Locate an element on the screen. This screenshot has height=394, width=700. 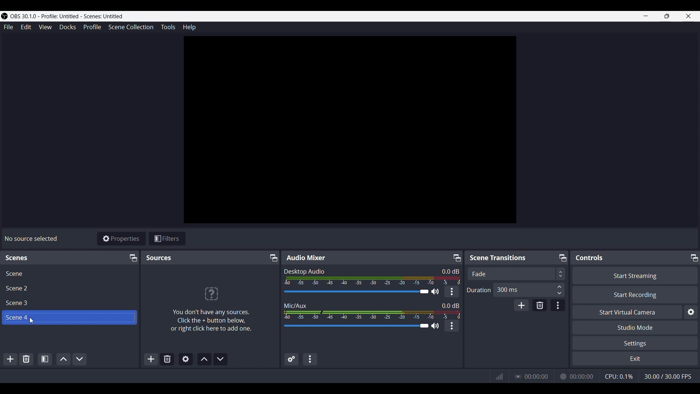
 Undock/Pop-out icon is located at coordinates (457, 258).